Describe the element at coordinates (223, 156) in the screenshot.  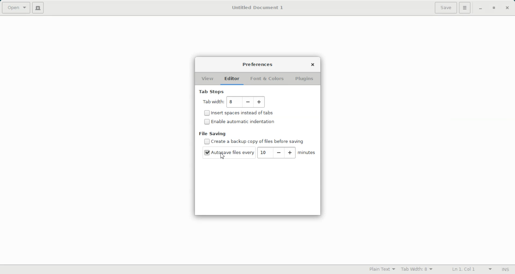
I see `Cursor` at that location.